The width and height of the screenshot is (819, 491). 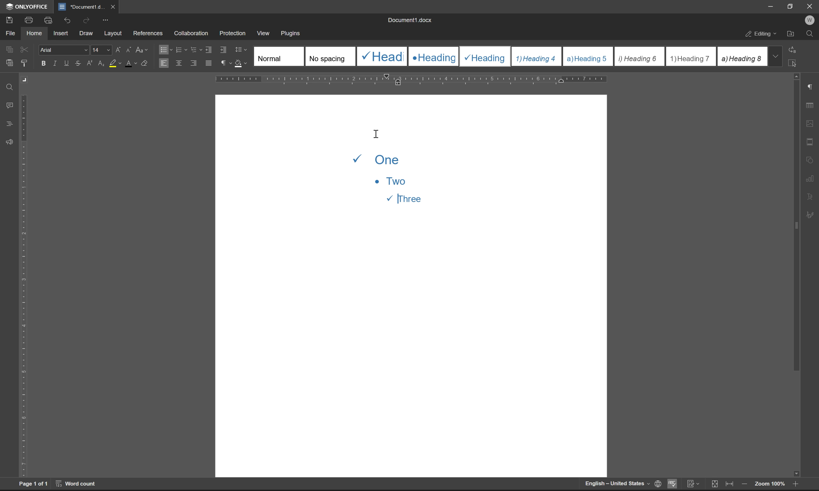 I want to click on signature settings, so click(x=812, y=215).